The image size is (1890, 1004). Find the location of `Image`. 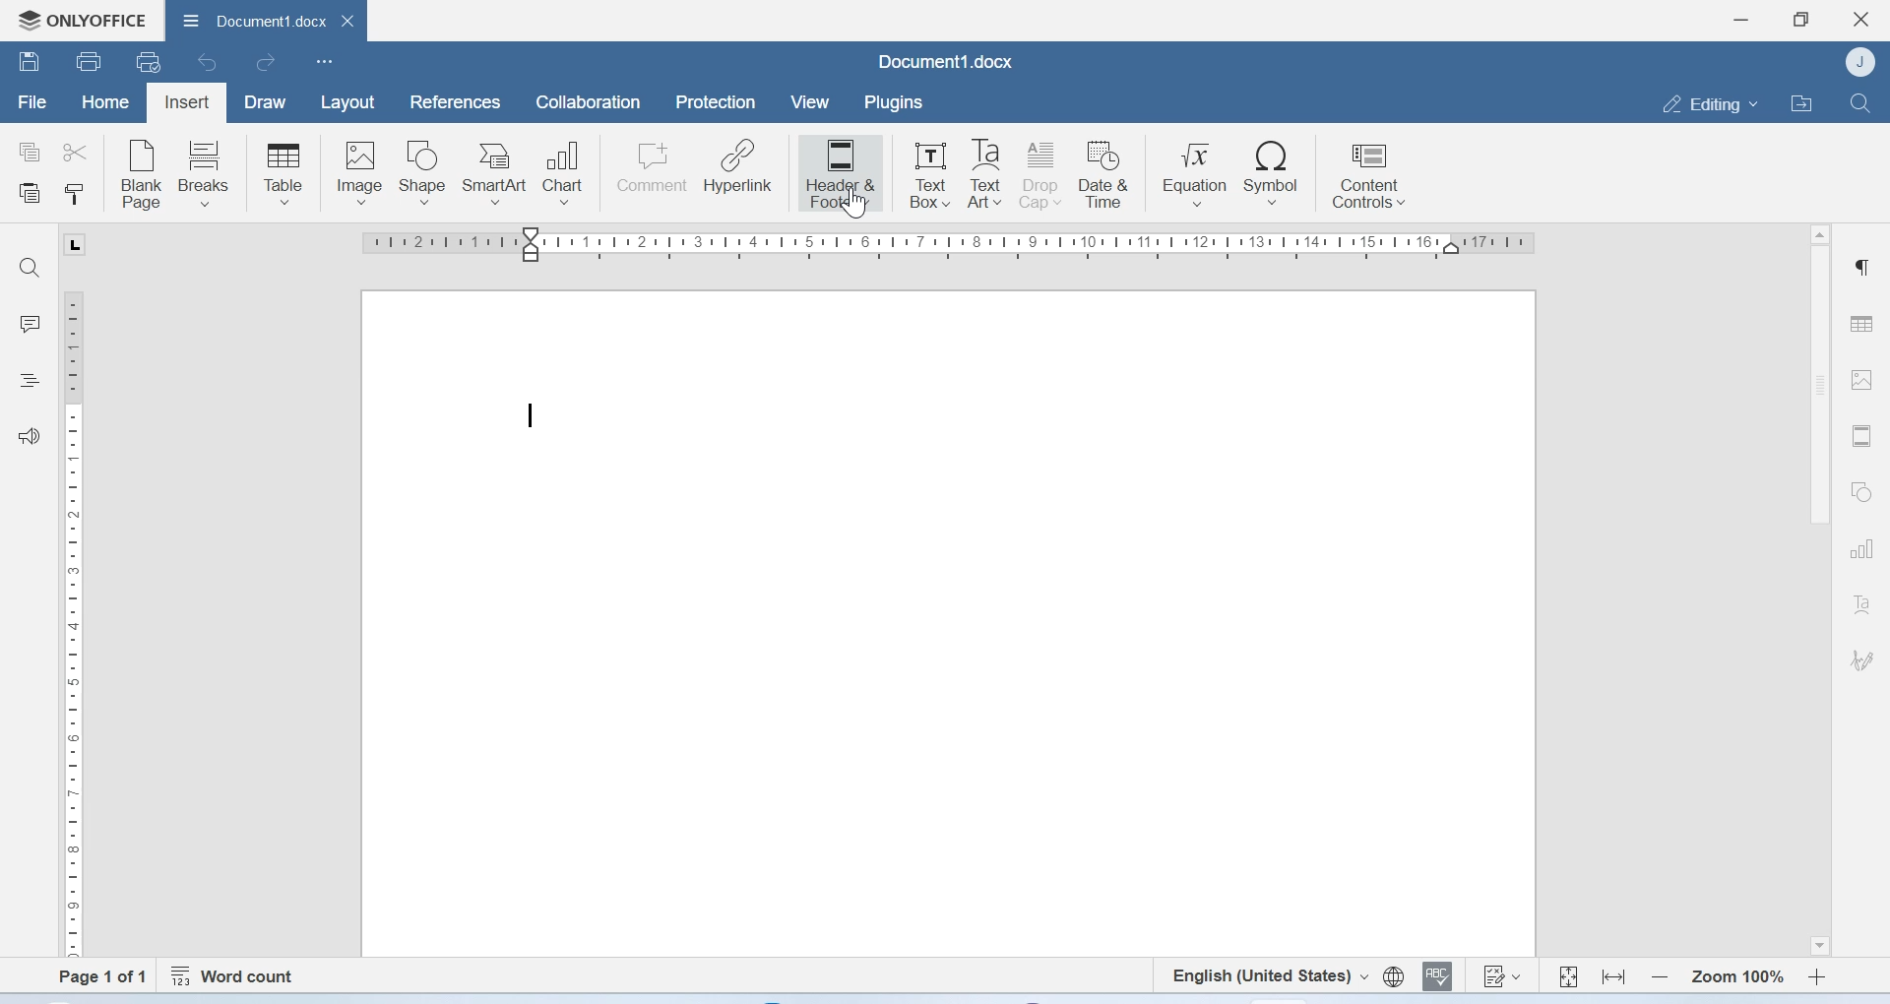

Image is located at coordinates (359, 171).